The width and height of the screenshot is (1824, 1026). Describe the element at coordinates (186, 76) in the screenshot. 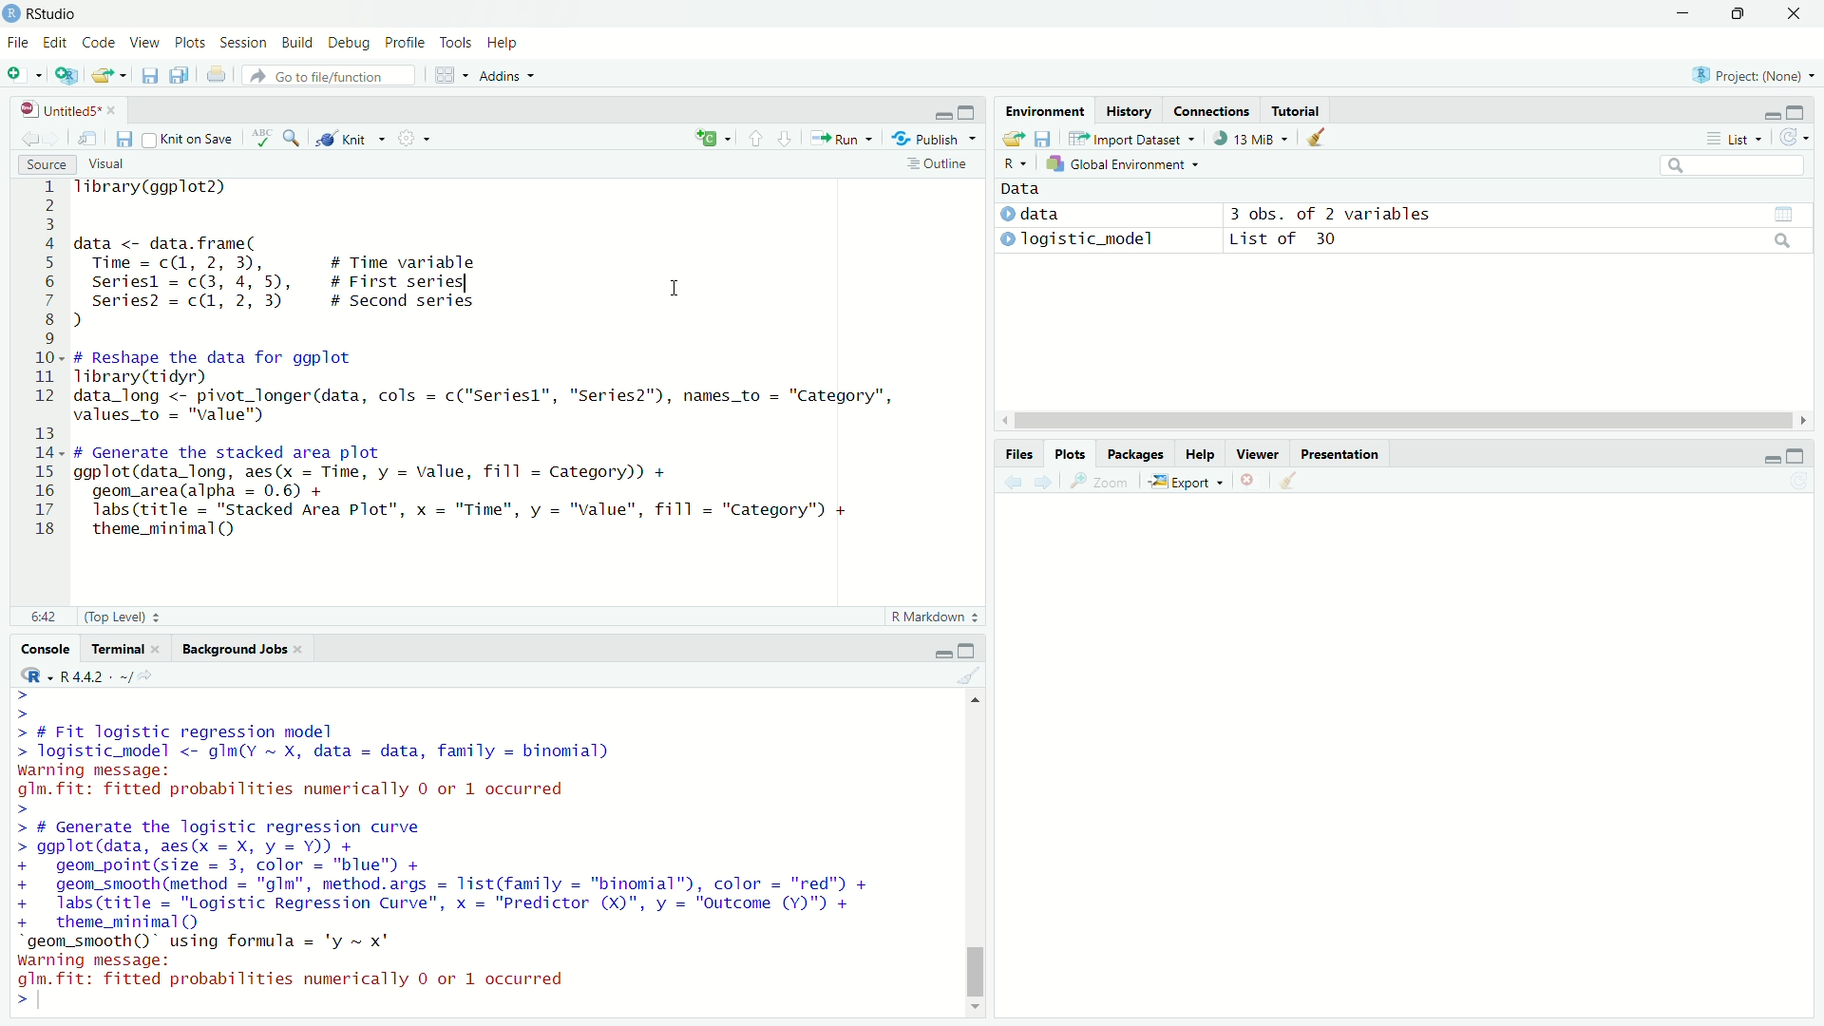

I see `copy` at that location.